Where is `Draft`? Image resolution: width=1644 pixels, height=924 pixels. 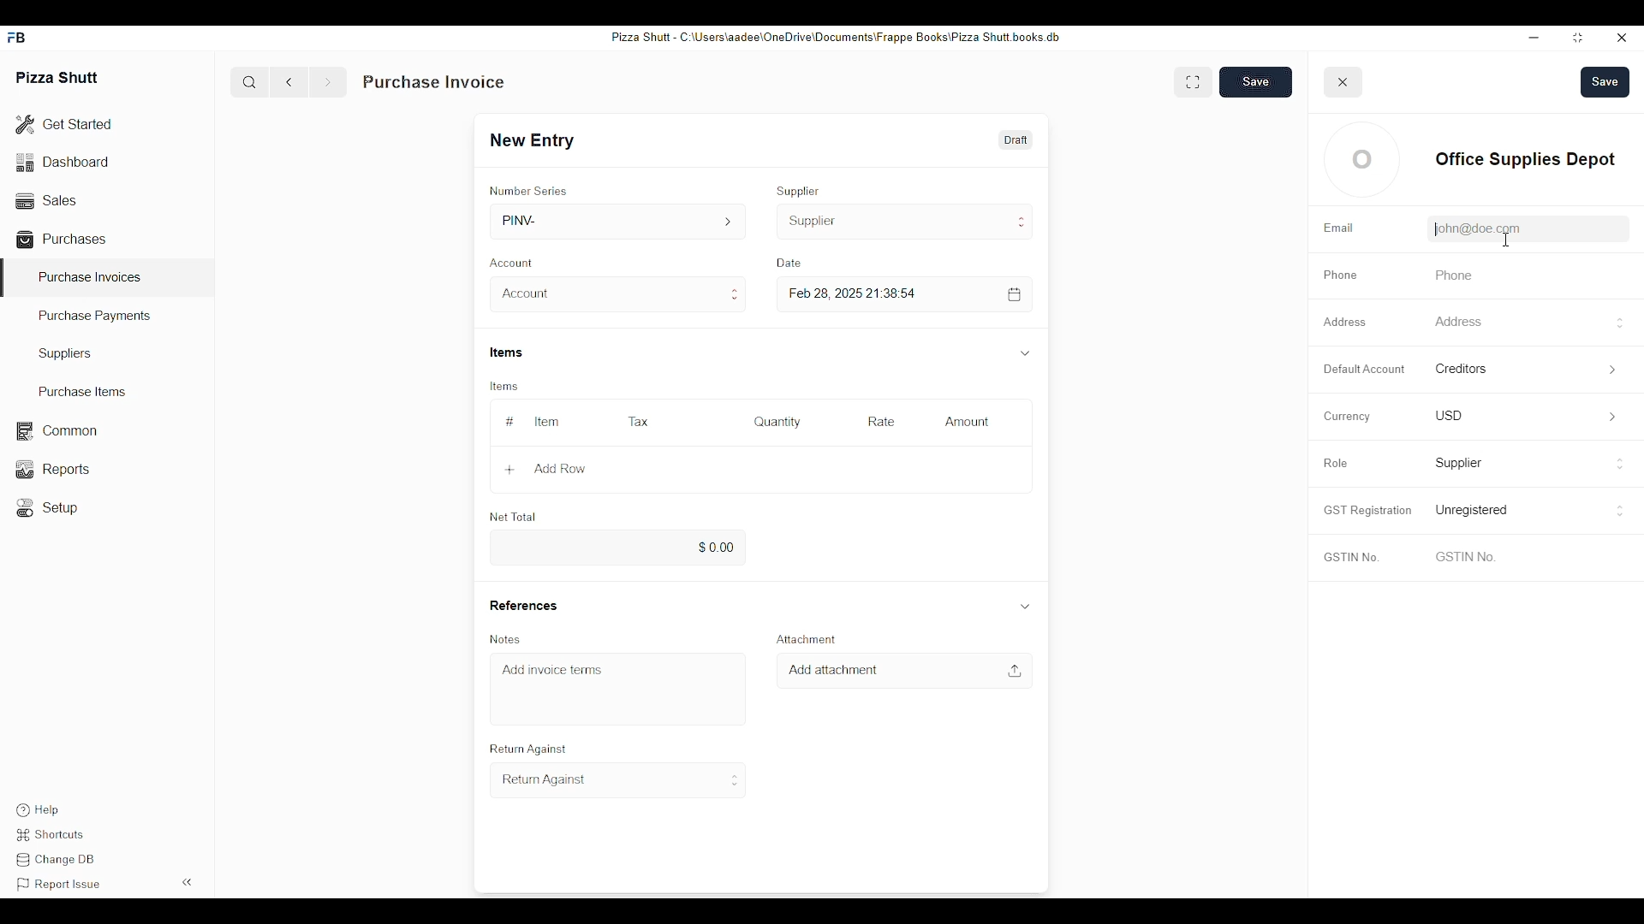 Draft is located at coordinates (1014, 139).